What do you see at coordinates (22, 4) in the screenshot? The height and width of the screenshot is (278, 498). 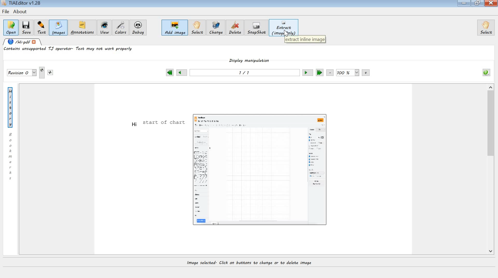 I see `system name` at bounding box center [22, 4].